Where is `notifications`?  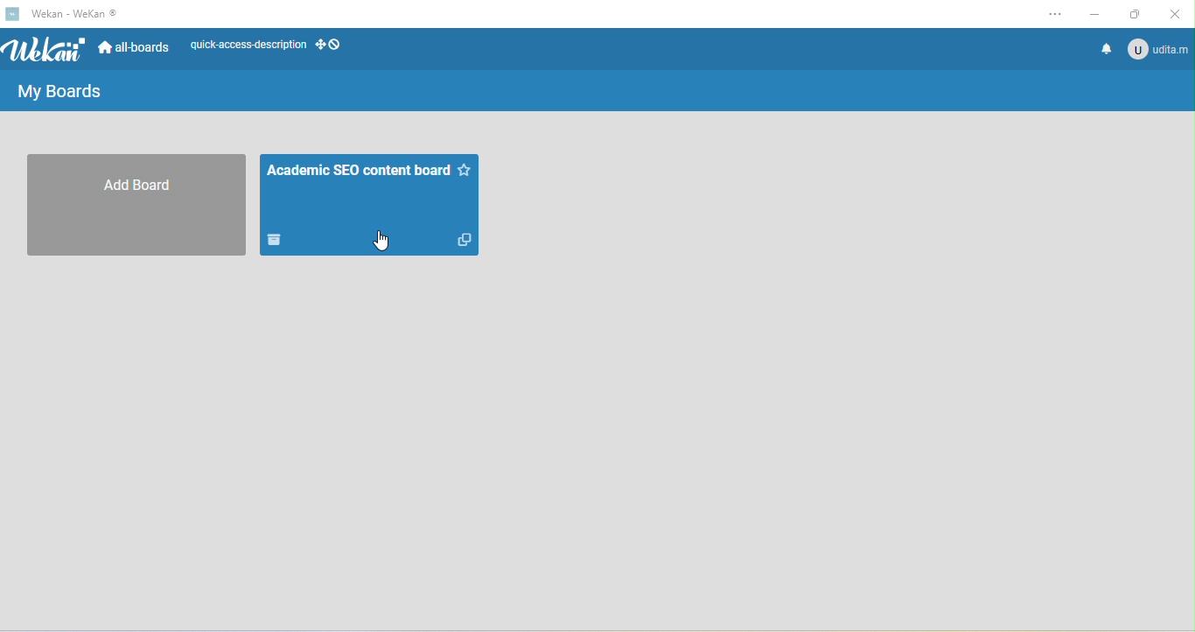
notifications is located at coordinates (1102, 48).